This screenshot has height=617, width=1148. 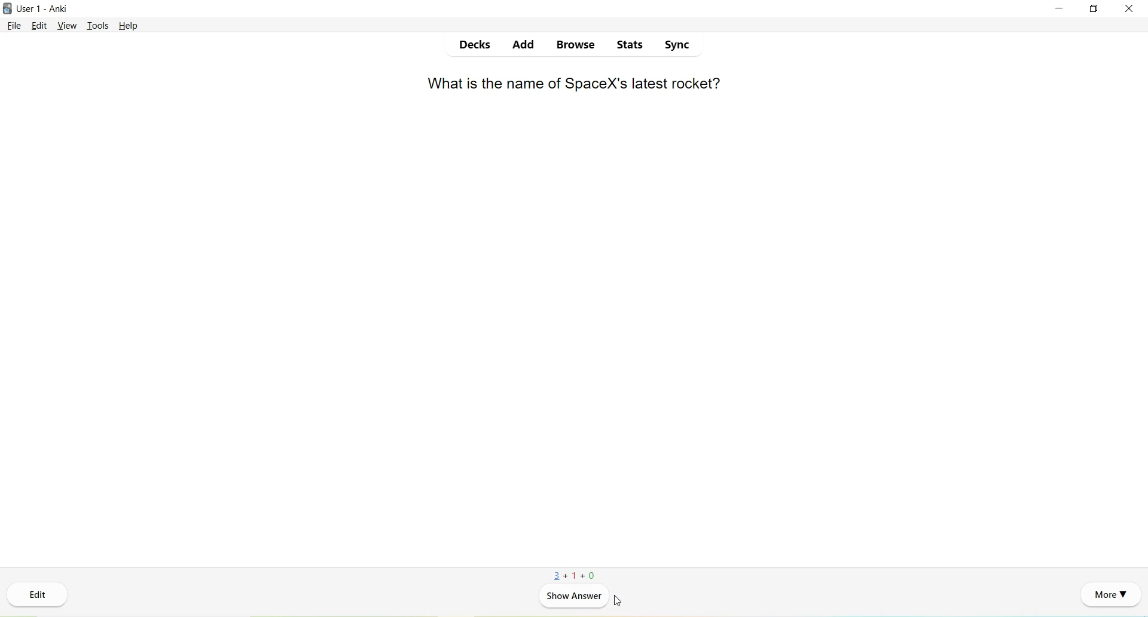 What do you see at coordinates (1110, 595) in the screenshot?
I see `More` at bounding box center [1110, 595].